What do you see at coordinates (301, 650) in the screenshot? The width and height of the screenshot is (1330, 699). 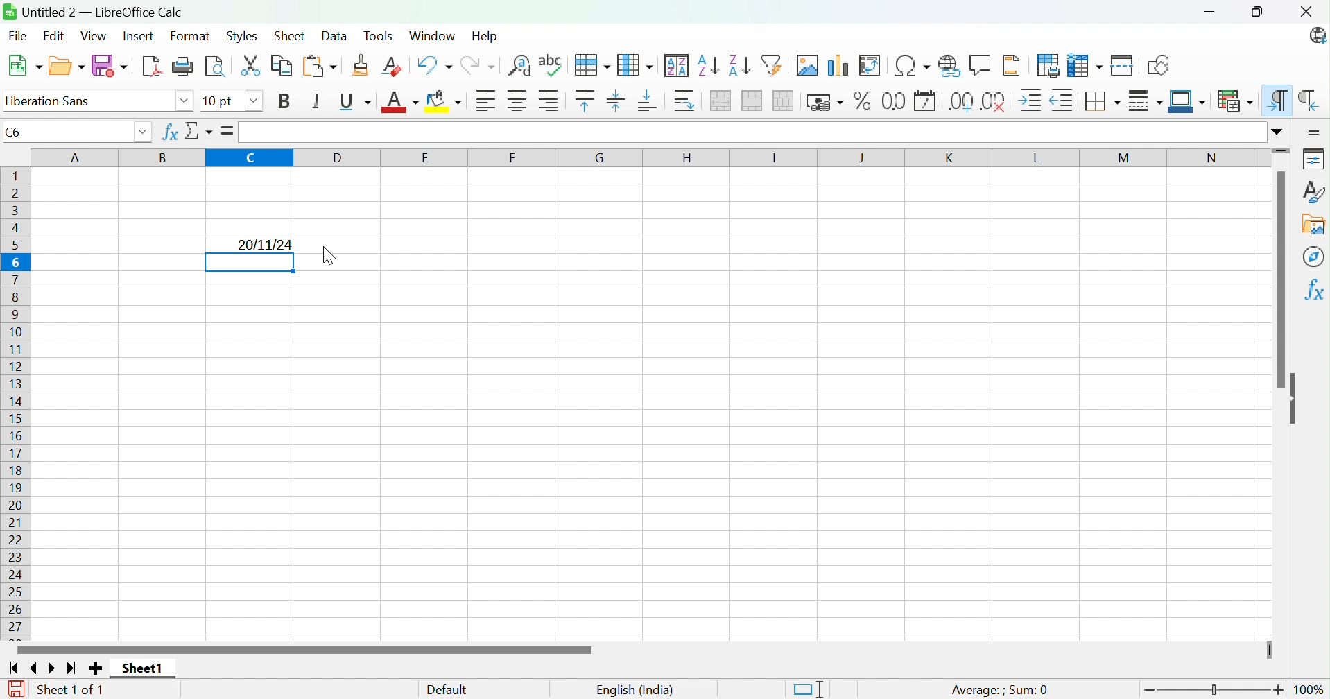 I see `Scroll bar` at bounding box center [301, 650].